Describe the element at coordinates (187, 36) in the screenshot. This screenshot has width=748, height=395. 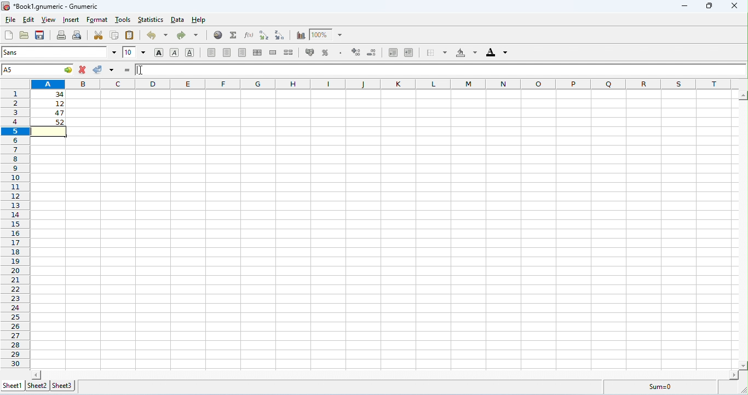
I see `redo` at that location.